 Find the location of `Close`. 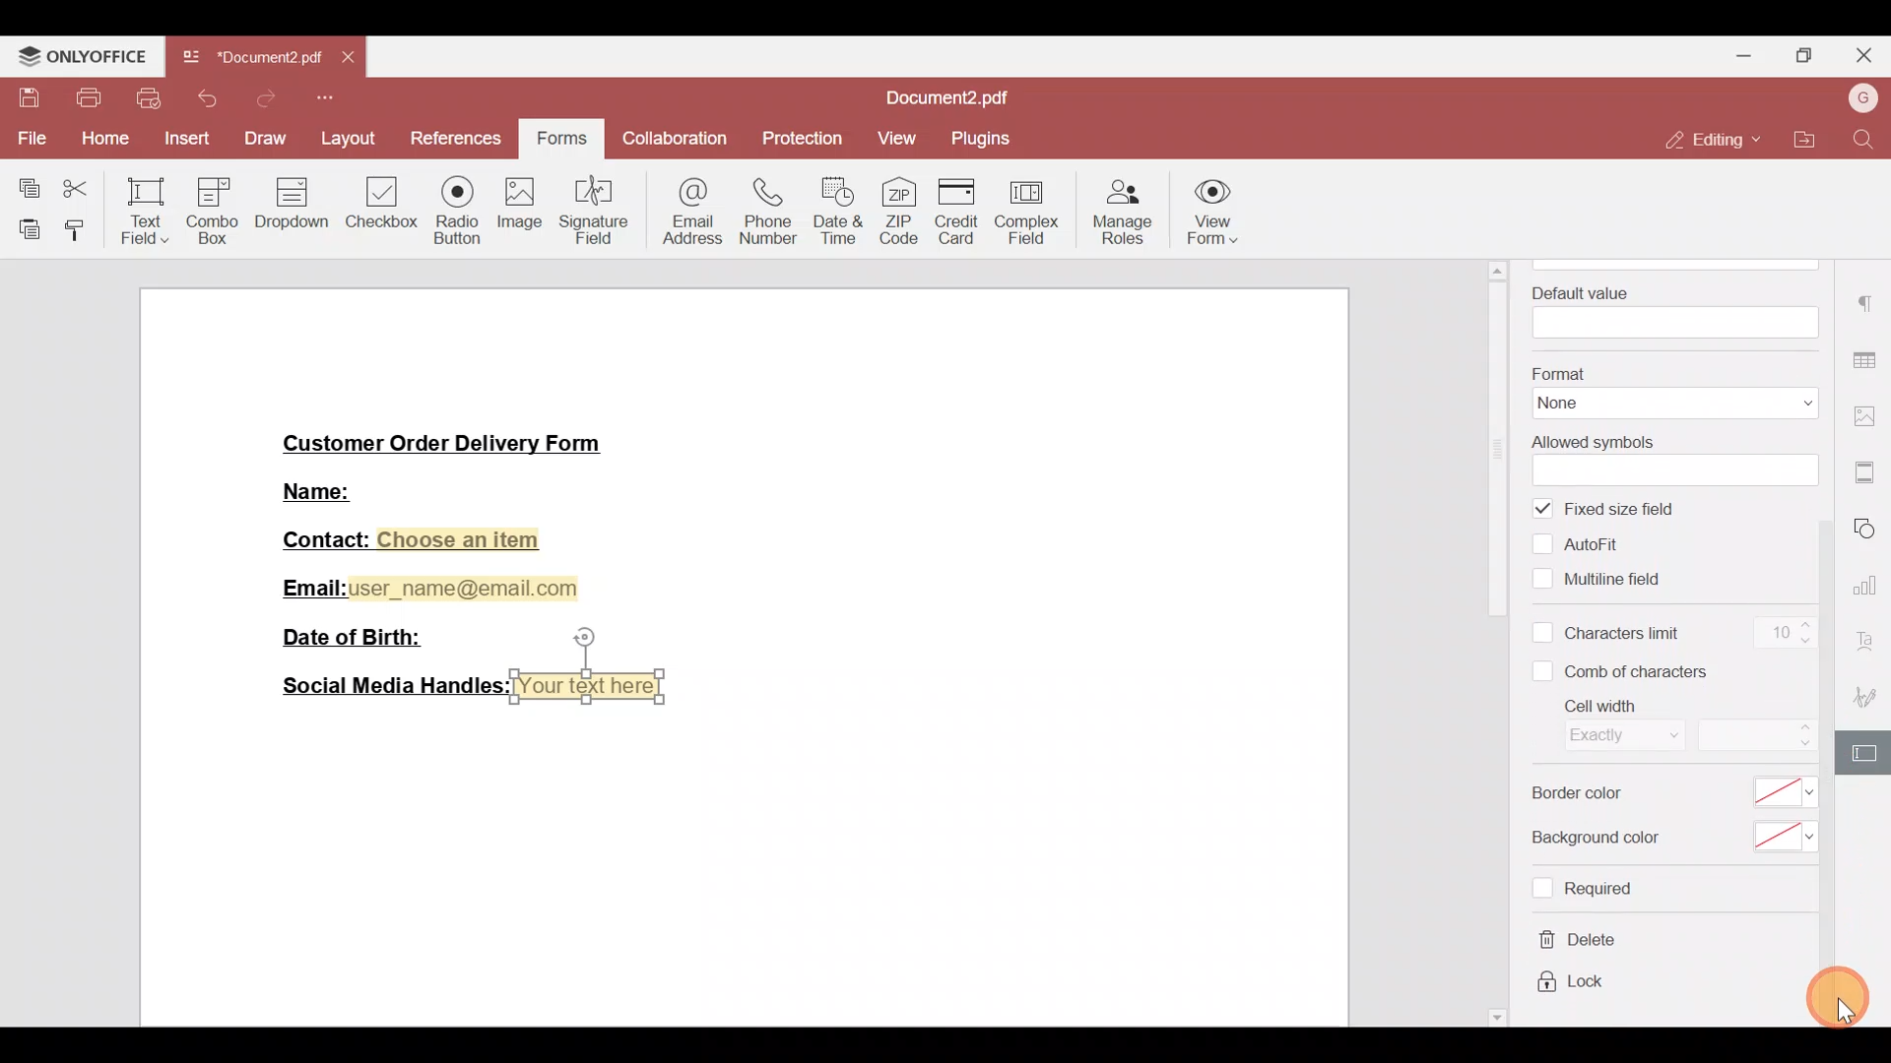

Close is located at coordinates (1867, 56).